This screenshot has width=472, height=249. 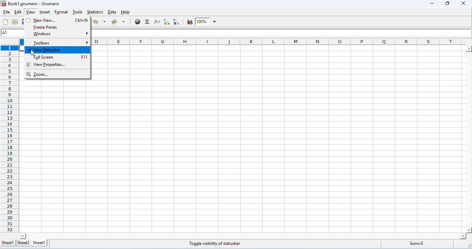 I want to click on sheet2, so click(x=23, y=243).